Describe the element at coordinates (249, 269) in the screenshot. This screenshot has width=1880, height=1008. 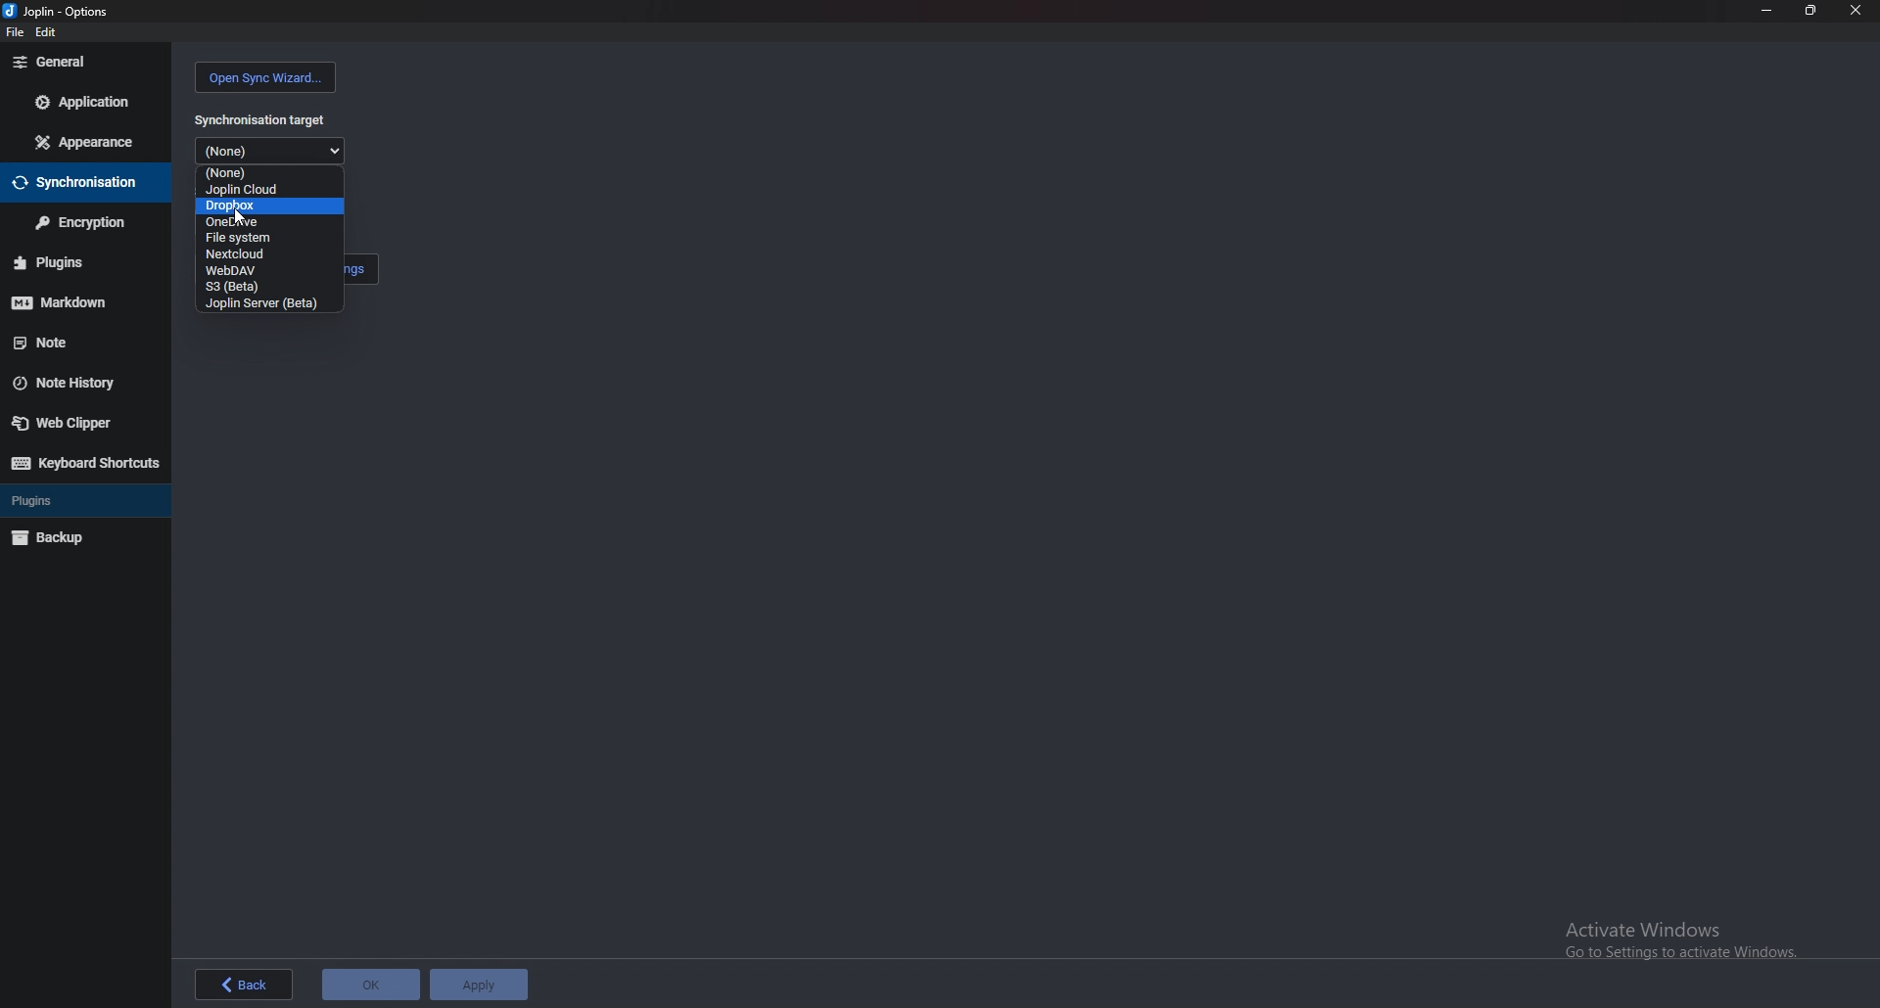
I see `webdav` at that location.